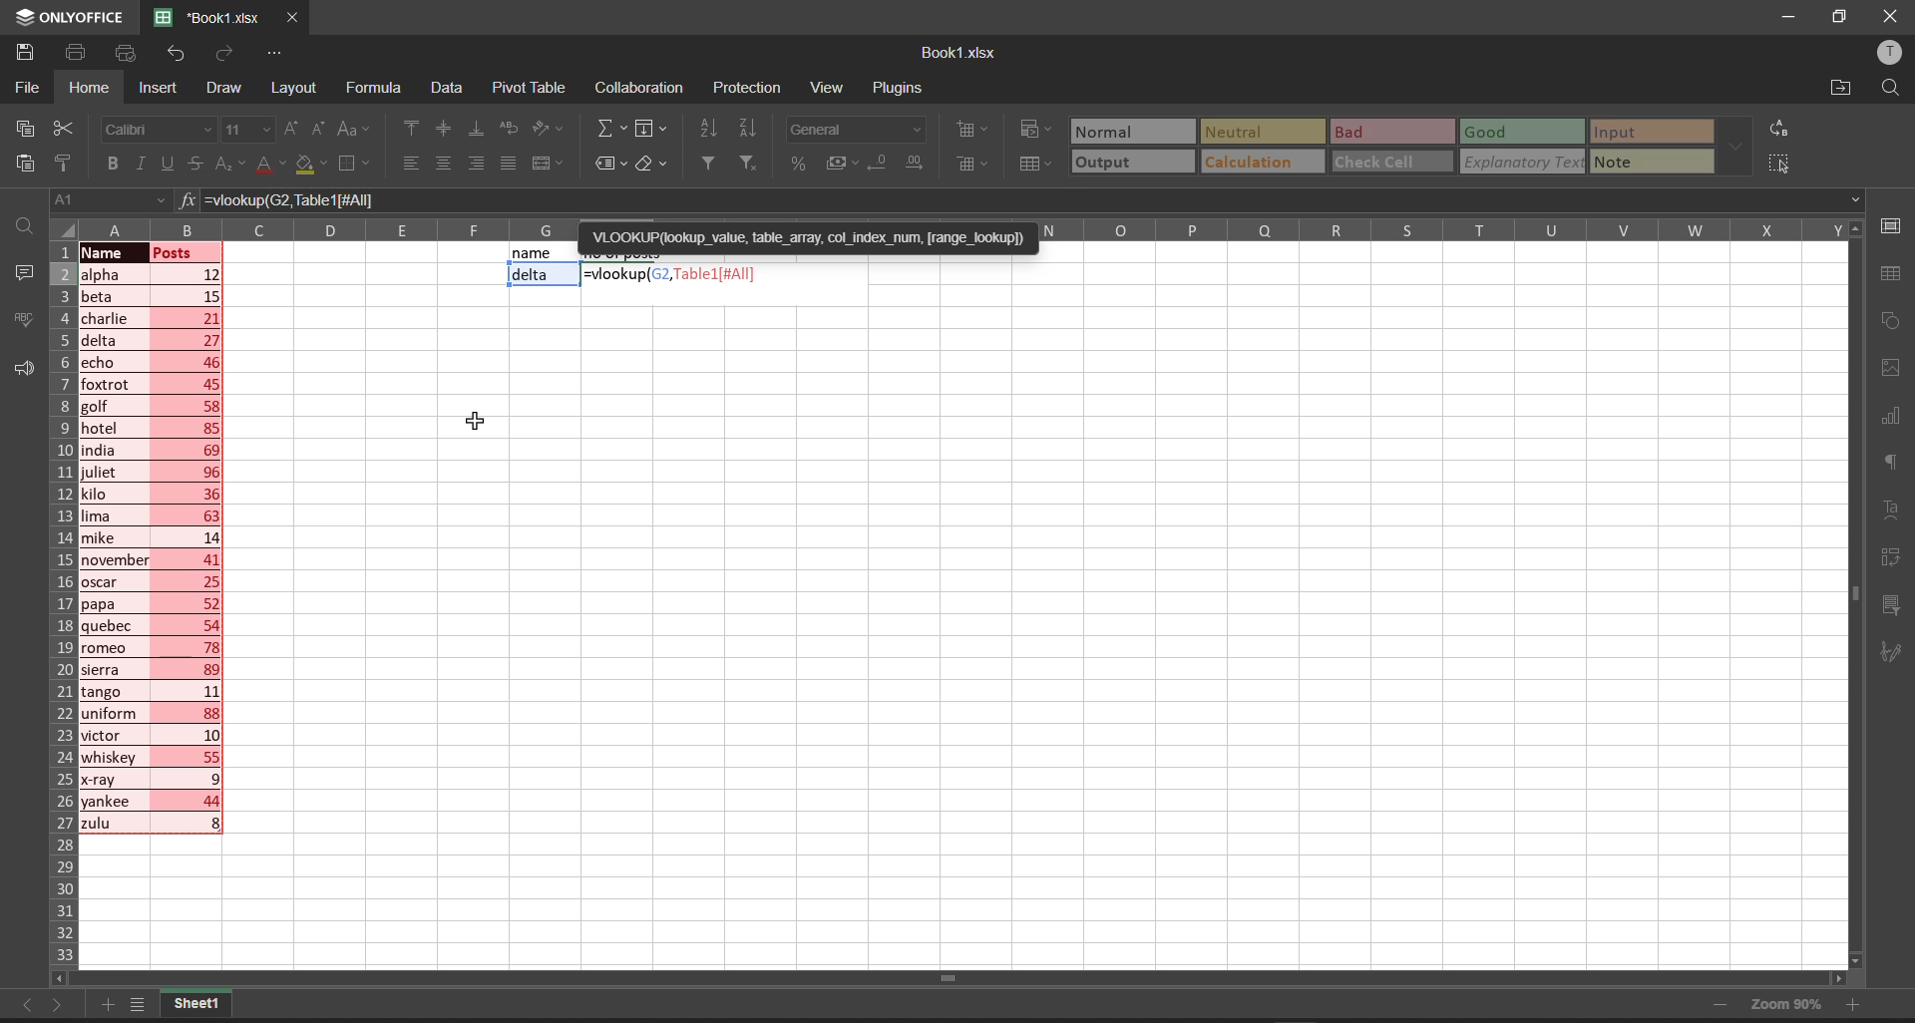 The height and width of the screenshot is (1023, 1915). What do you see at coordinates (59, 607) in the screenshot?
I see `row names` at bounding box center [59, 607].